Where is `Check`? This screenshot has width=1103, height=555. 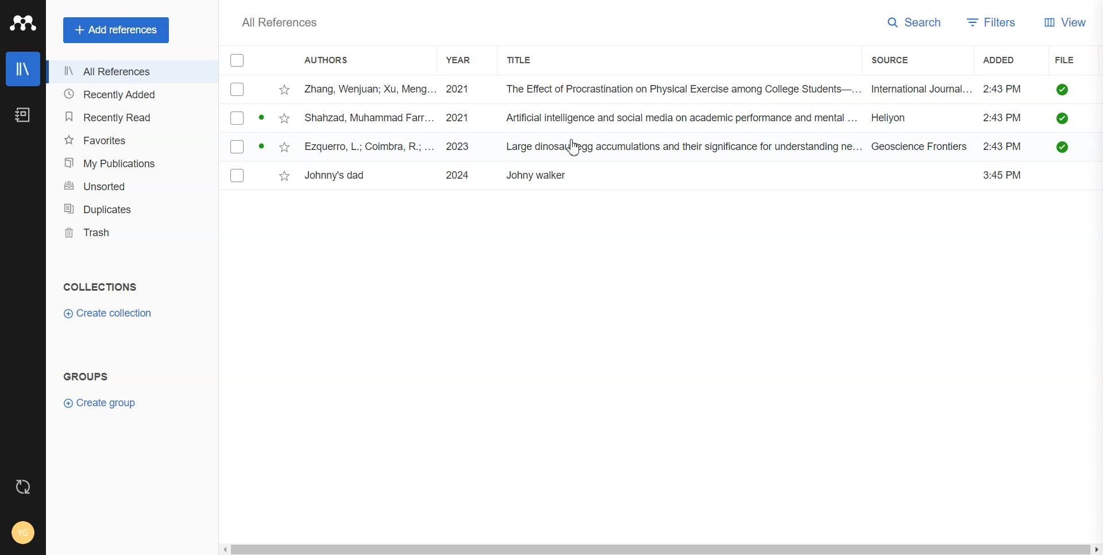 Check is located at coordinates (1062, 148).